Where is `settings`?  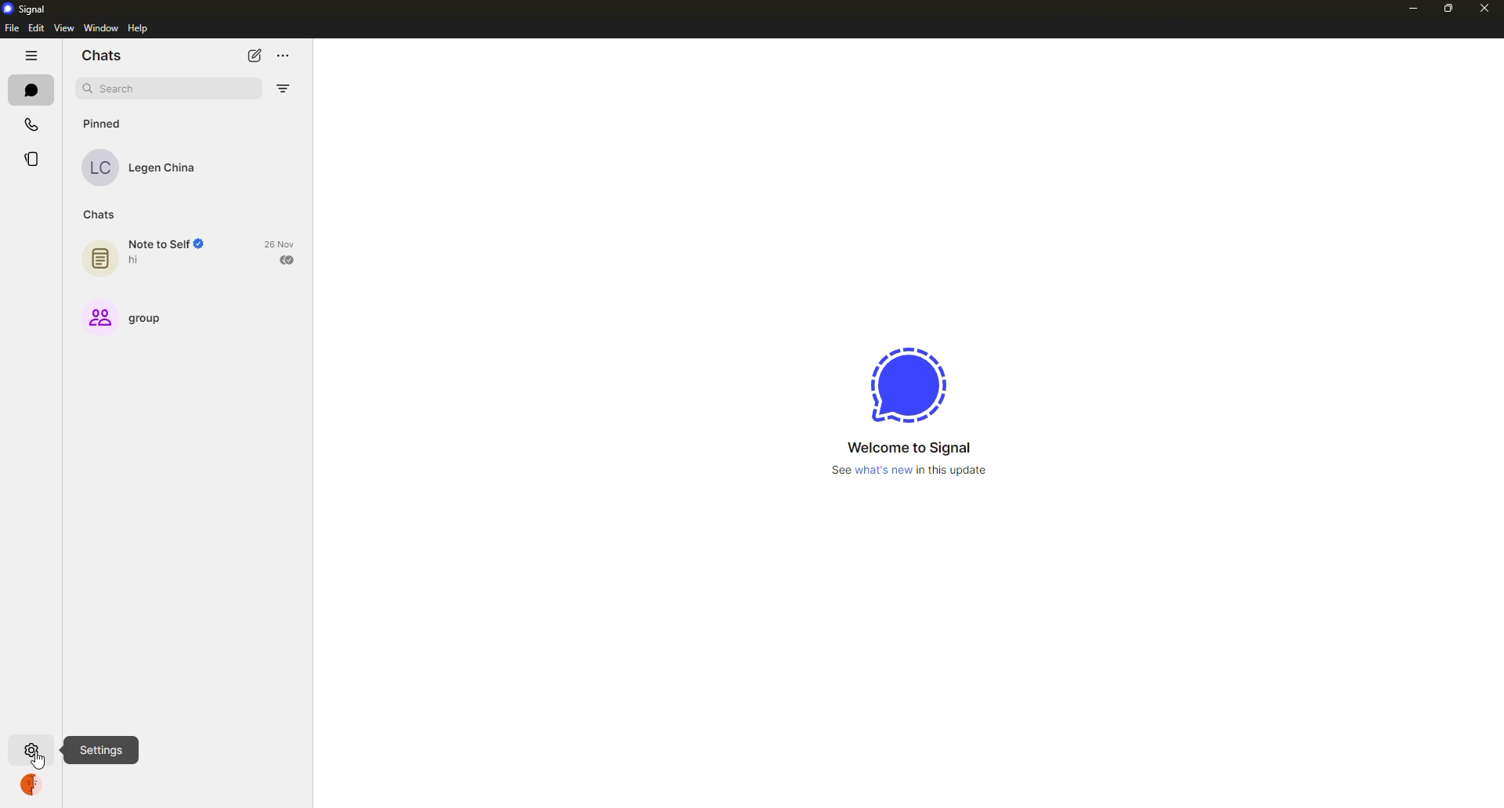
settings is located at coordinates (29, 748).